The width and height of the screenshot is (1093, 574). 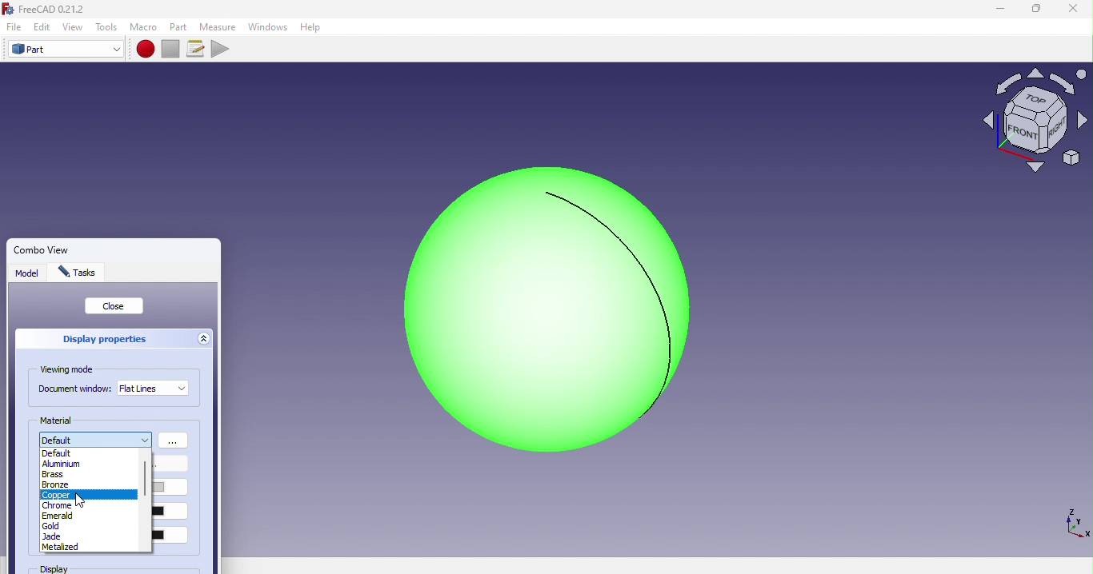 I want to click on Edit, so click(x=42, y=26).